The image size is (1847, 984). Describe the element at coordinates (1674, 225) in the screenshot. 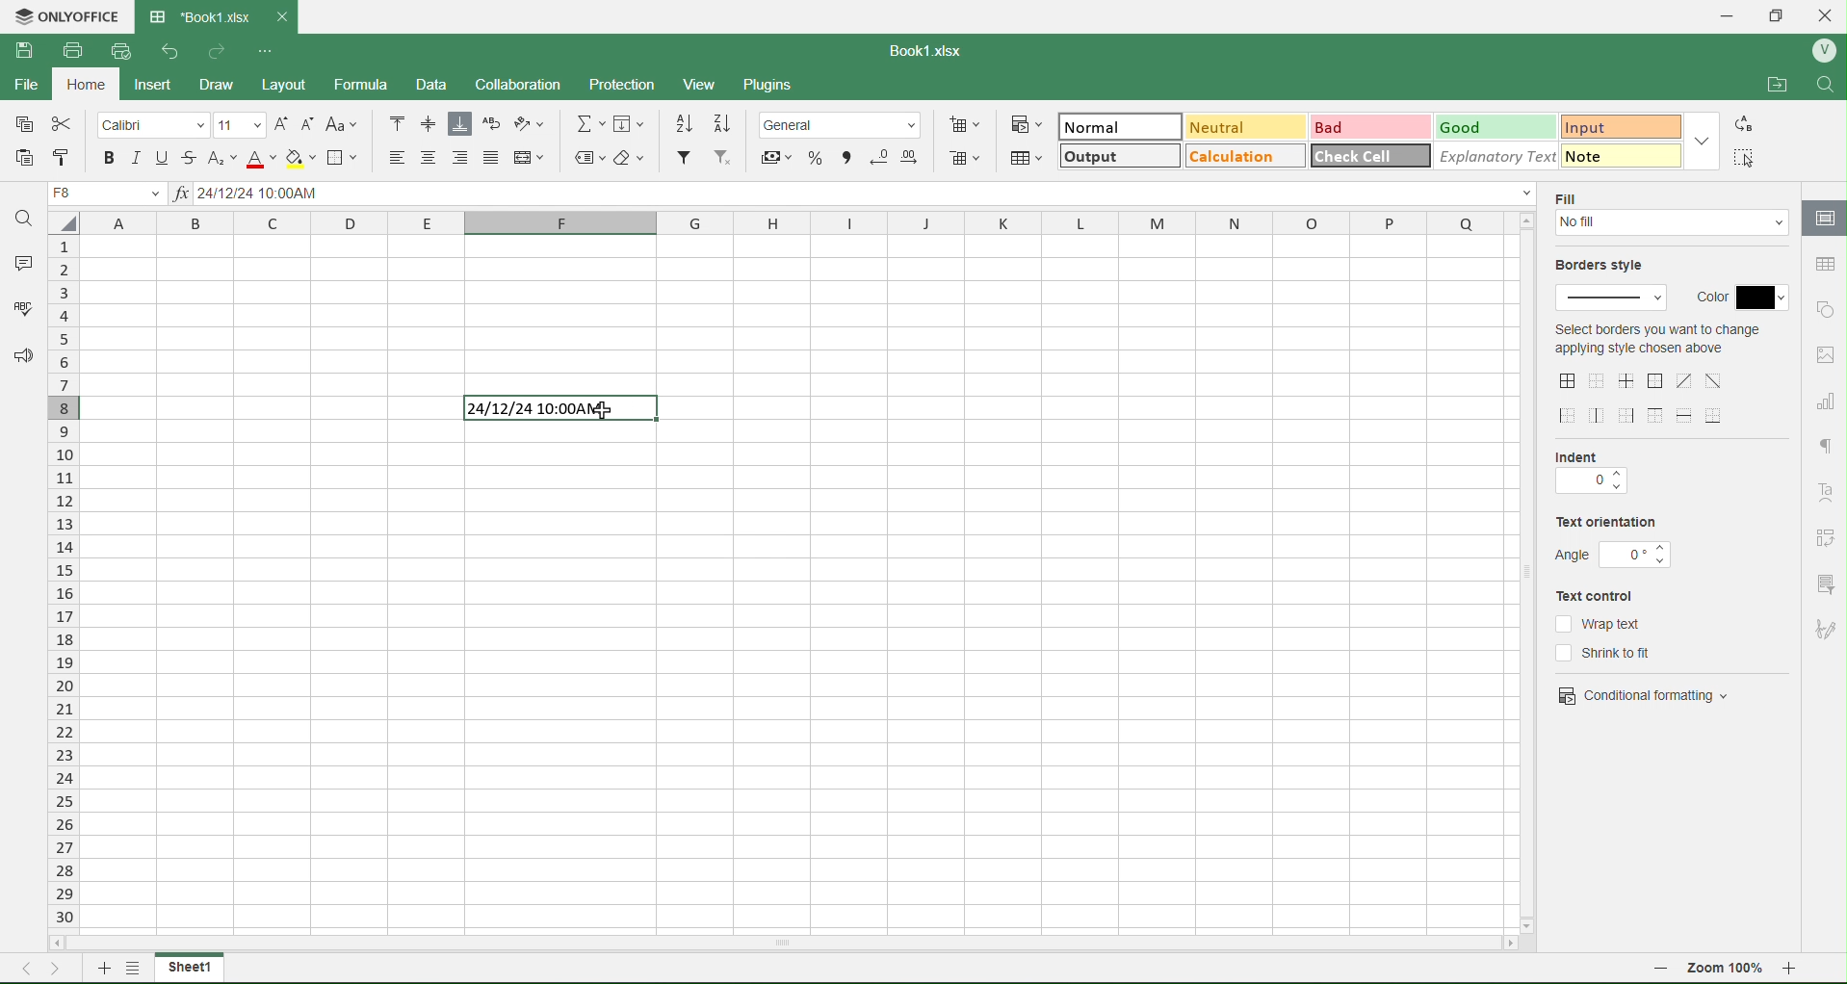

I see `fill` at that location.